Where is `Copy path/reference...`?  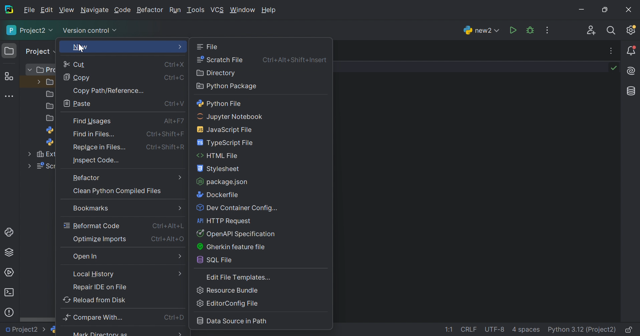 Copy path/reference... is located at coordinates (109, 90).